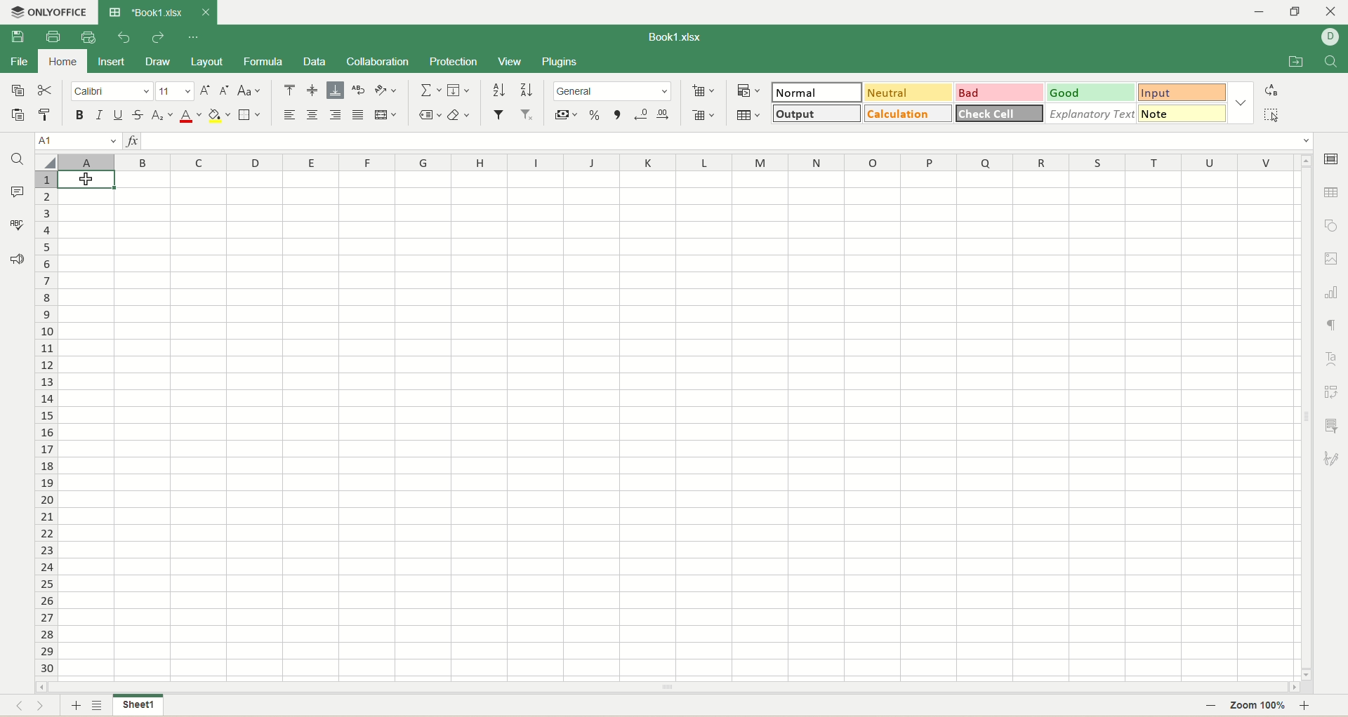 Image resolution: width=1348 pixels, height=717 pixels. Describe the element at coordinates (19, 114) in the screenshot. I see `paste` at that location.